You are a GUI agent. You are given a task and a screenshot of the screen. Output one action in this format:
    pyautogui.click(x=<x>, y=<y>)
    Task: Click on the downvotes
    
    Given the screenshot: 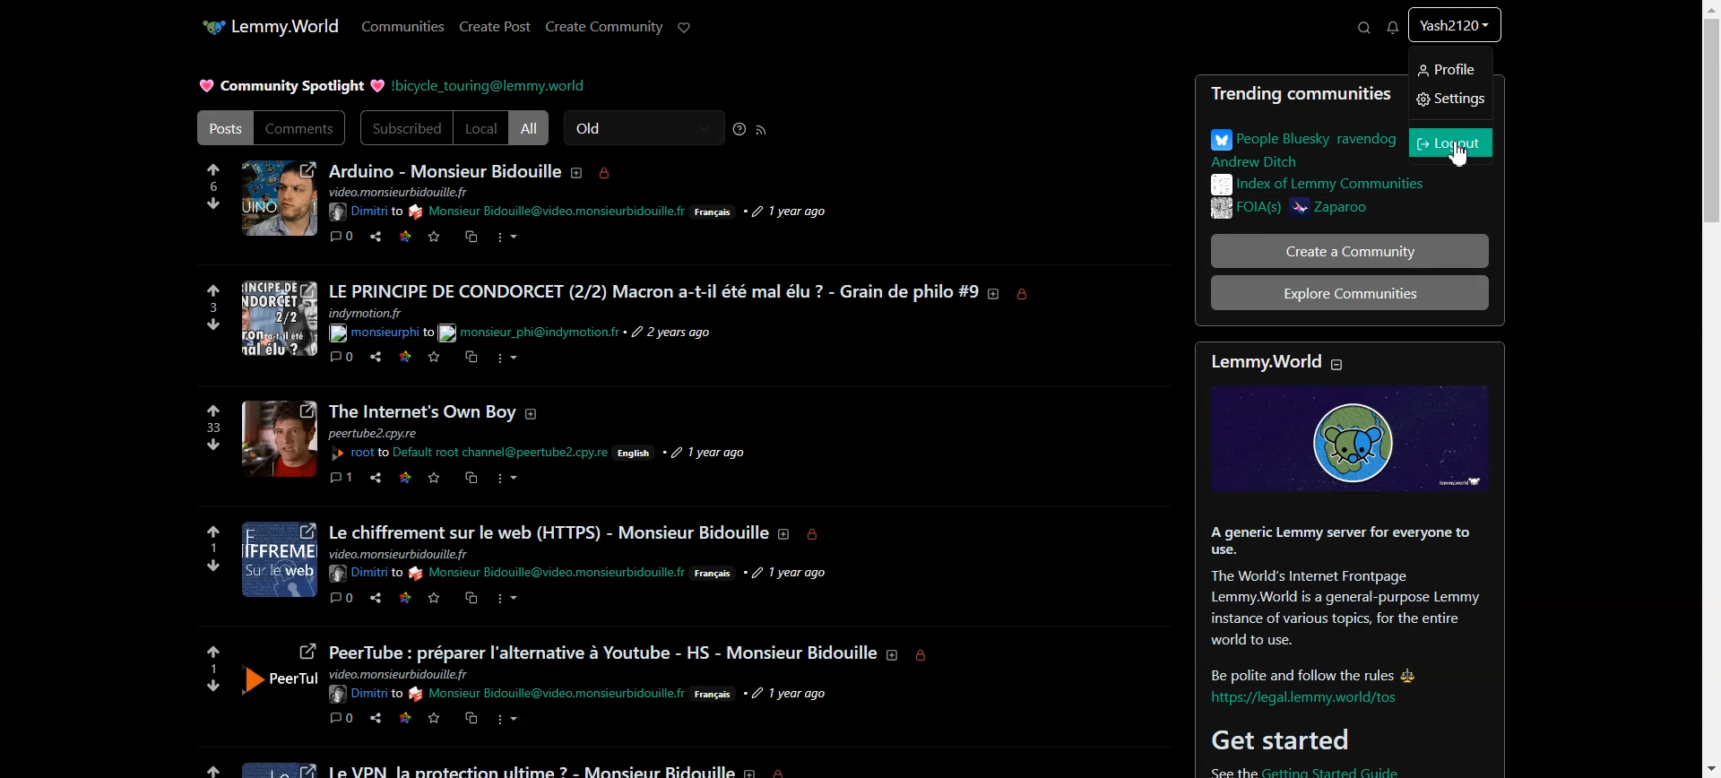 What is the action you would take?
    pyautogui.click(x=202, y=566)
    